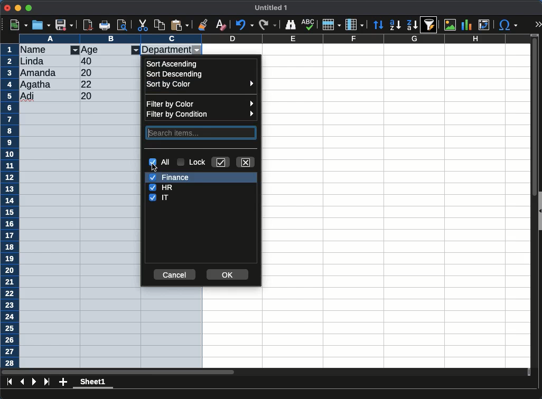 The width and height of the screenshot is (542, 399). Describe the element at coordinates (484, 25) in the screenshot. I see `pivot table` at that location.